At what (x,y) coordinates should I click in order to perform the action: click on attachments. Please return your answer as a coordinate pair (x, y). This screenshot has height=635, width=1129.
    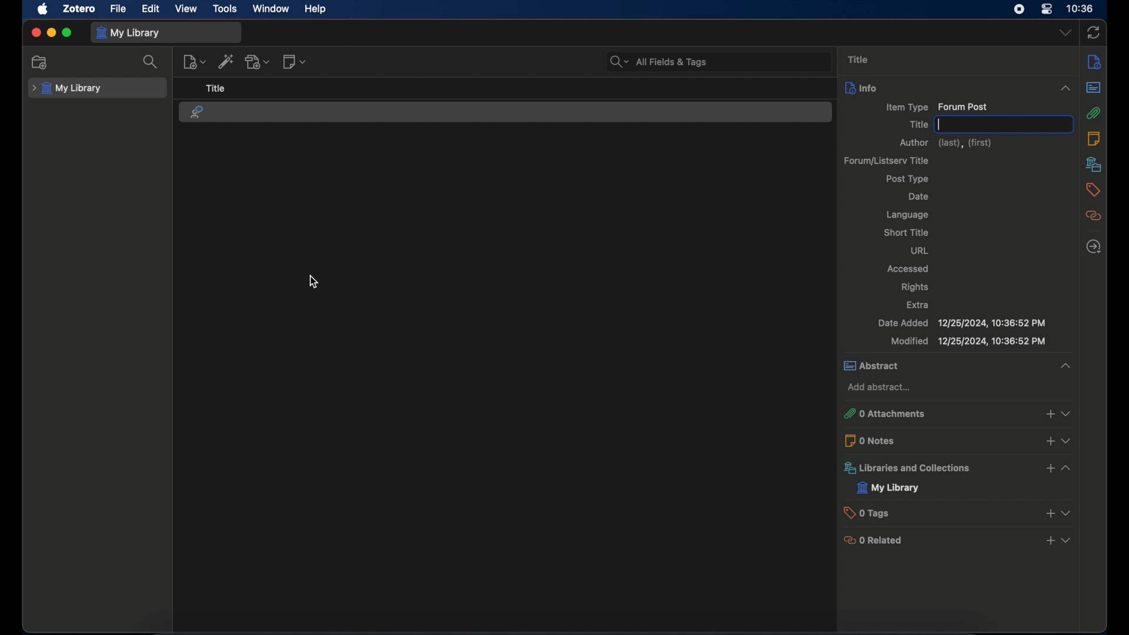
    Looking at the image, I should click on (1093, 113).